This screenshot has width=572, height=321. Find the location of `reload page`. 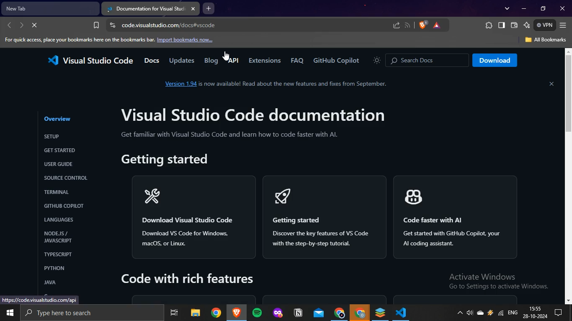

reload page is located at coordinates (35, 24).